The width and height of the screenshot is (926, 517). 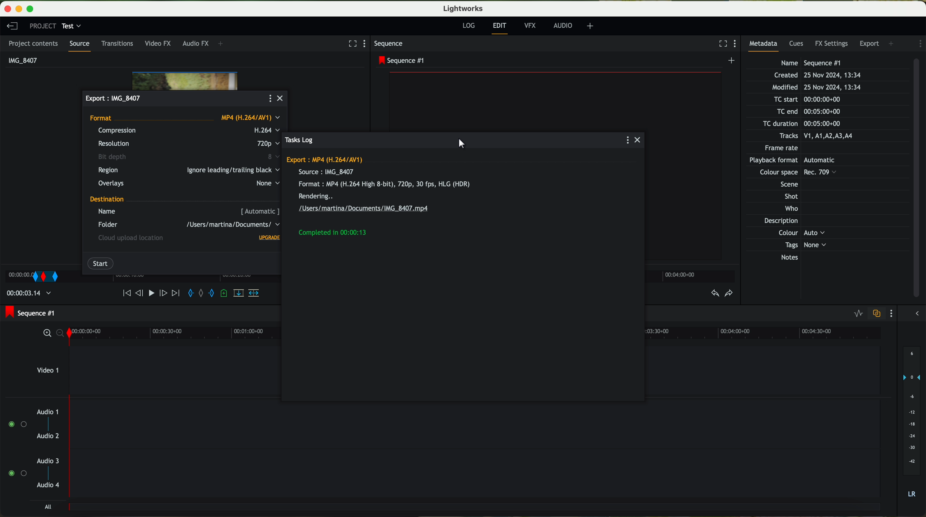 What do you see at coordinates (192, 294) in the screenshot?
I see `add an in mark` at bounding box center [192, 294].